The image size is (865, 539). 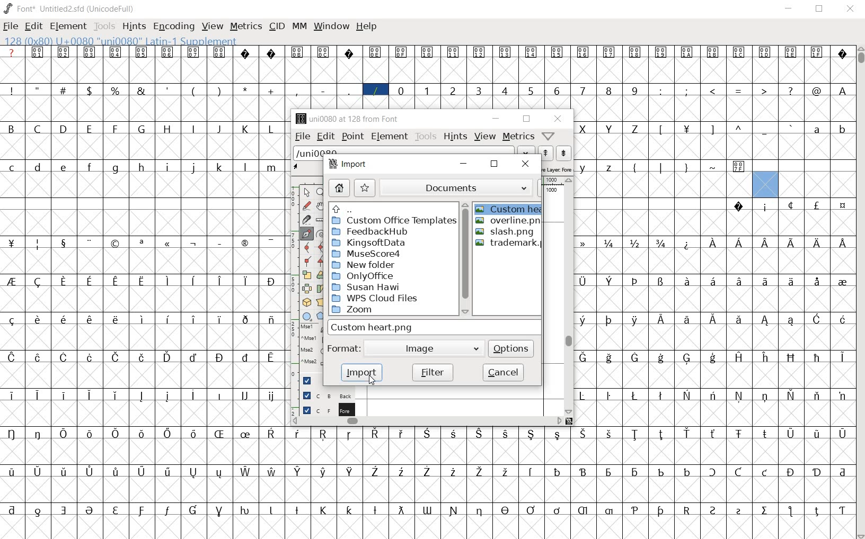 I want to click on glyph, so click(x=506, y=510).